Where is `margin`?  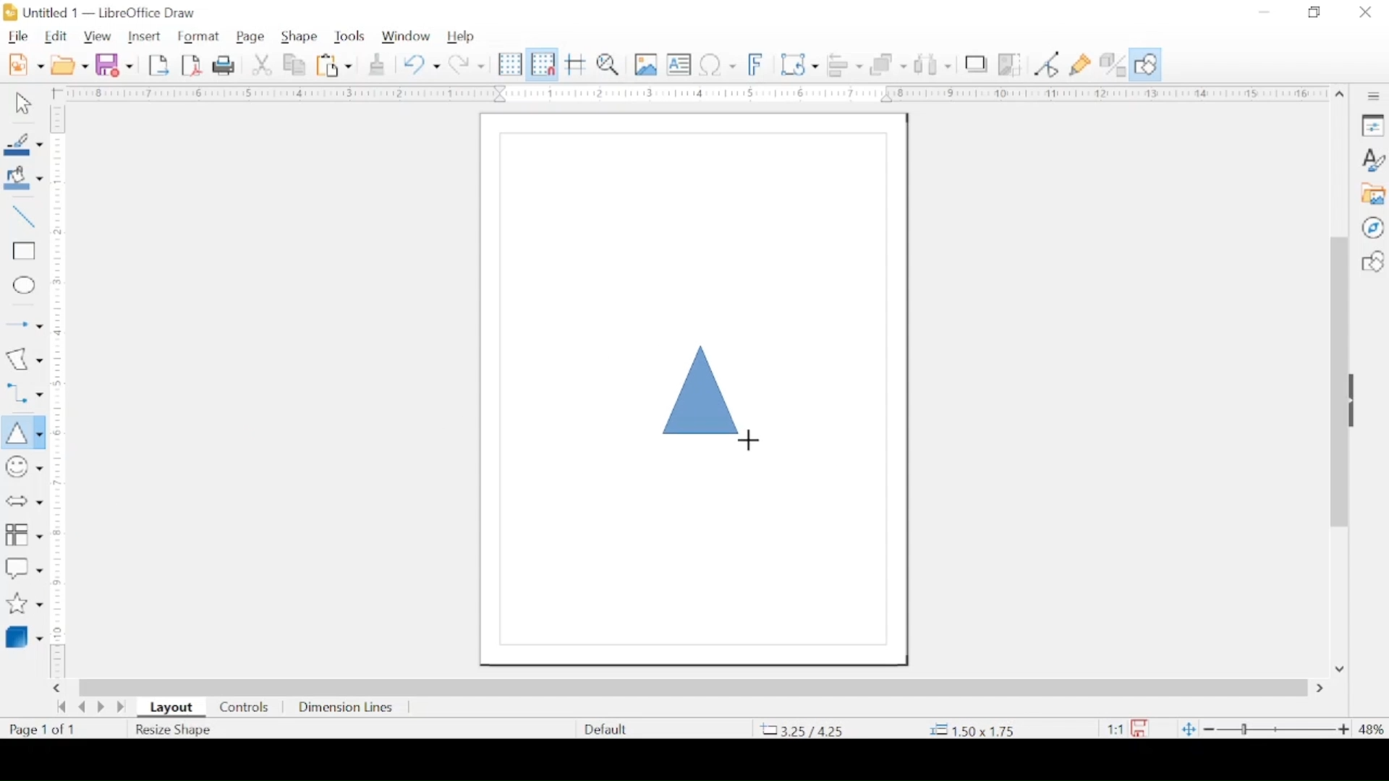 margin is located at coordinates (60, 393).